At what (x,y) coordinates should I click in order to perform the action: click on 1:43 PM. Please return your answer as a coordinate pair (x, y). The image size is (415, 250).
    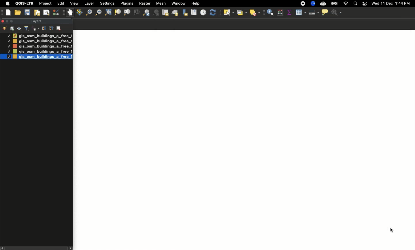
    Looking at the image, I should click on (403, 3).